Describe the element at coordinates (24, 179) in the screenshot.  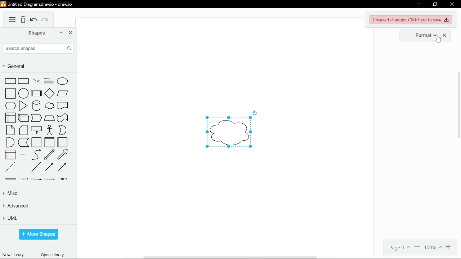
I see `connector with label` at that location.